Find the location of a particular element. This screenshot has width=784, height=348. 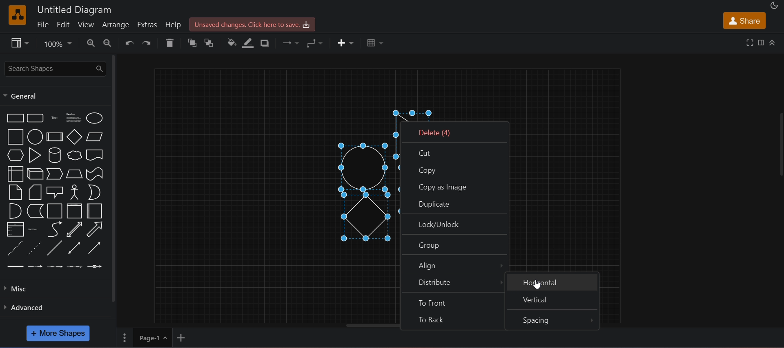

arrange is located at coordinates (117, 24).